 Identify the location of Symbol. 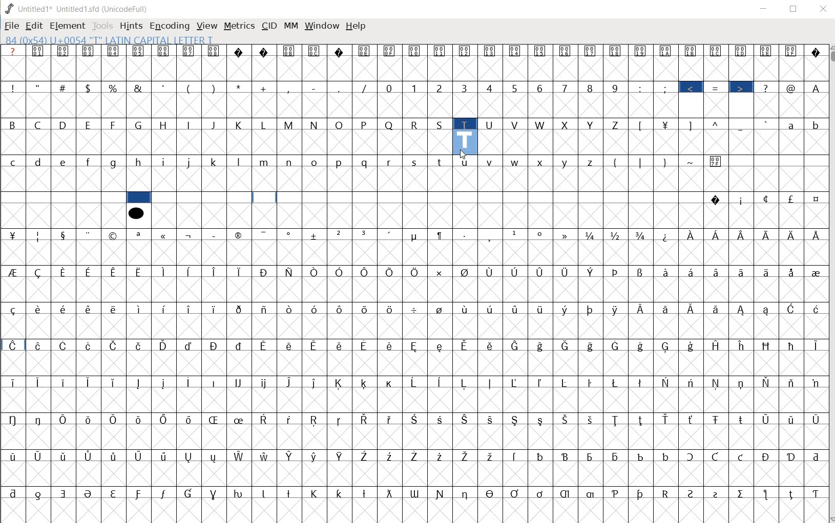
(114, 308).